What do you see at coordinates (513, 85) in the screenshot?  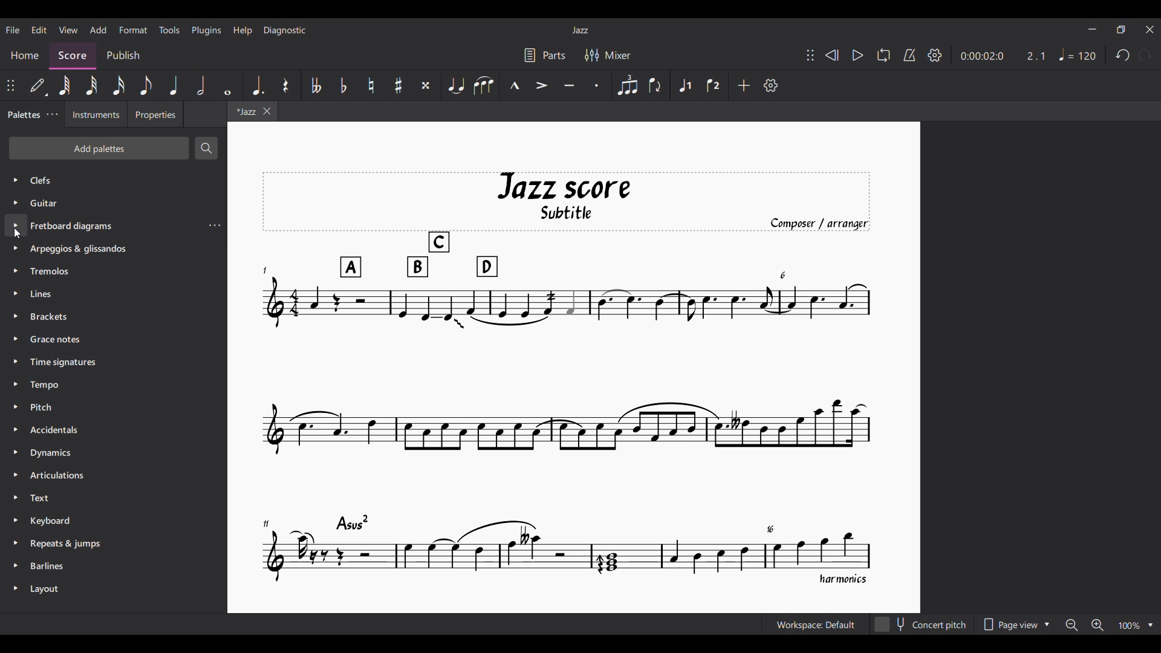 I see `Marcato` at bounding box center [513, 85].